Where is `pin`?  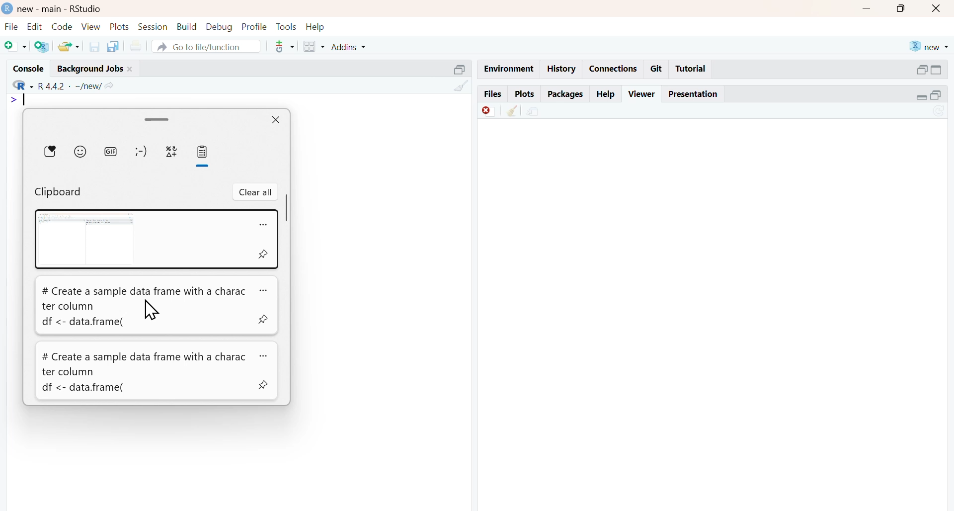
pin is located at coordinates (264, 386).